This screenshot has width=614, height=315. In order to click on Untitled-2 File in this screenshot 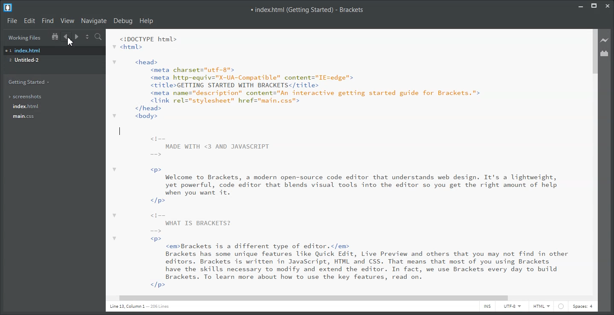, I will do `click(53, 60)`.